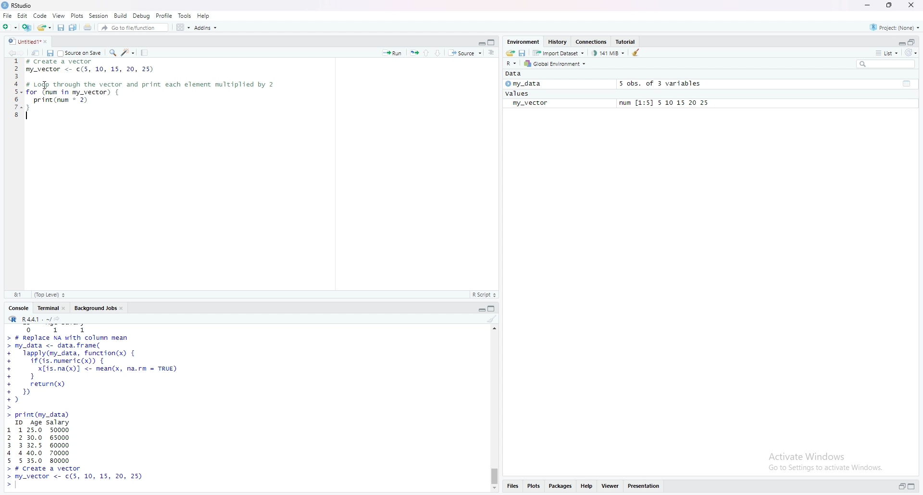  I want to click on load workspace, so click(510, 53).